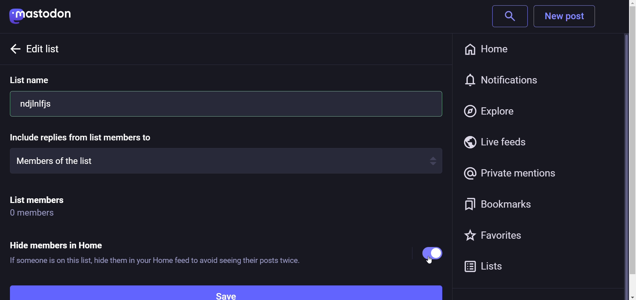 The height and width of the screenshot is (300, 636). What do you see at coordinates (226, 291) in the screenshot?
I see `Save` at bounding box center [226, 291].